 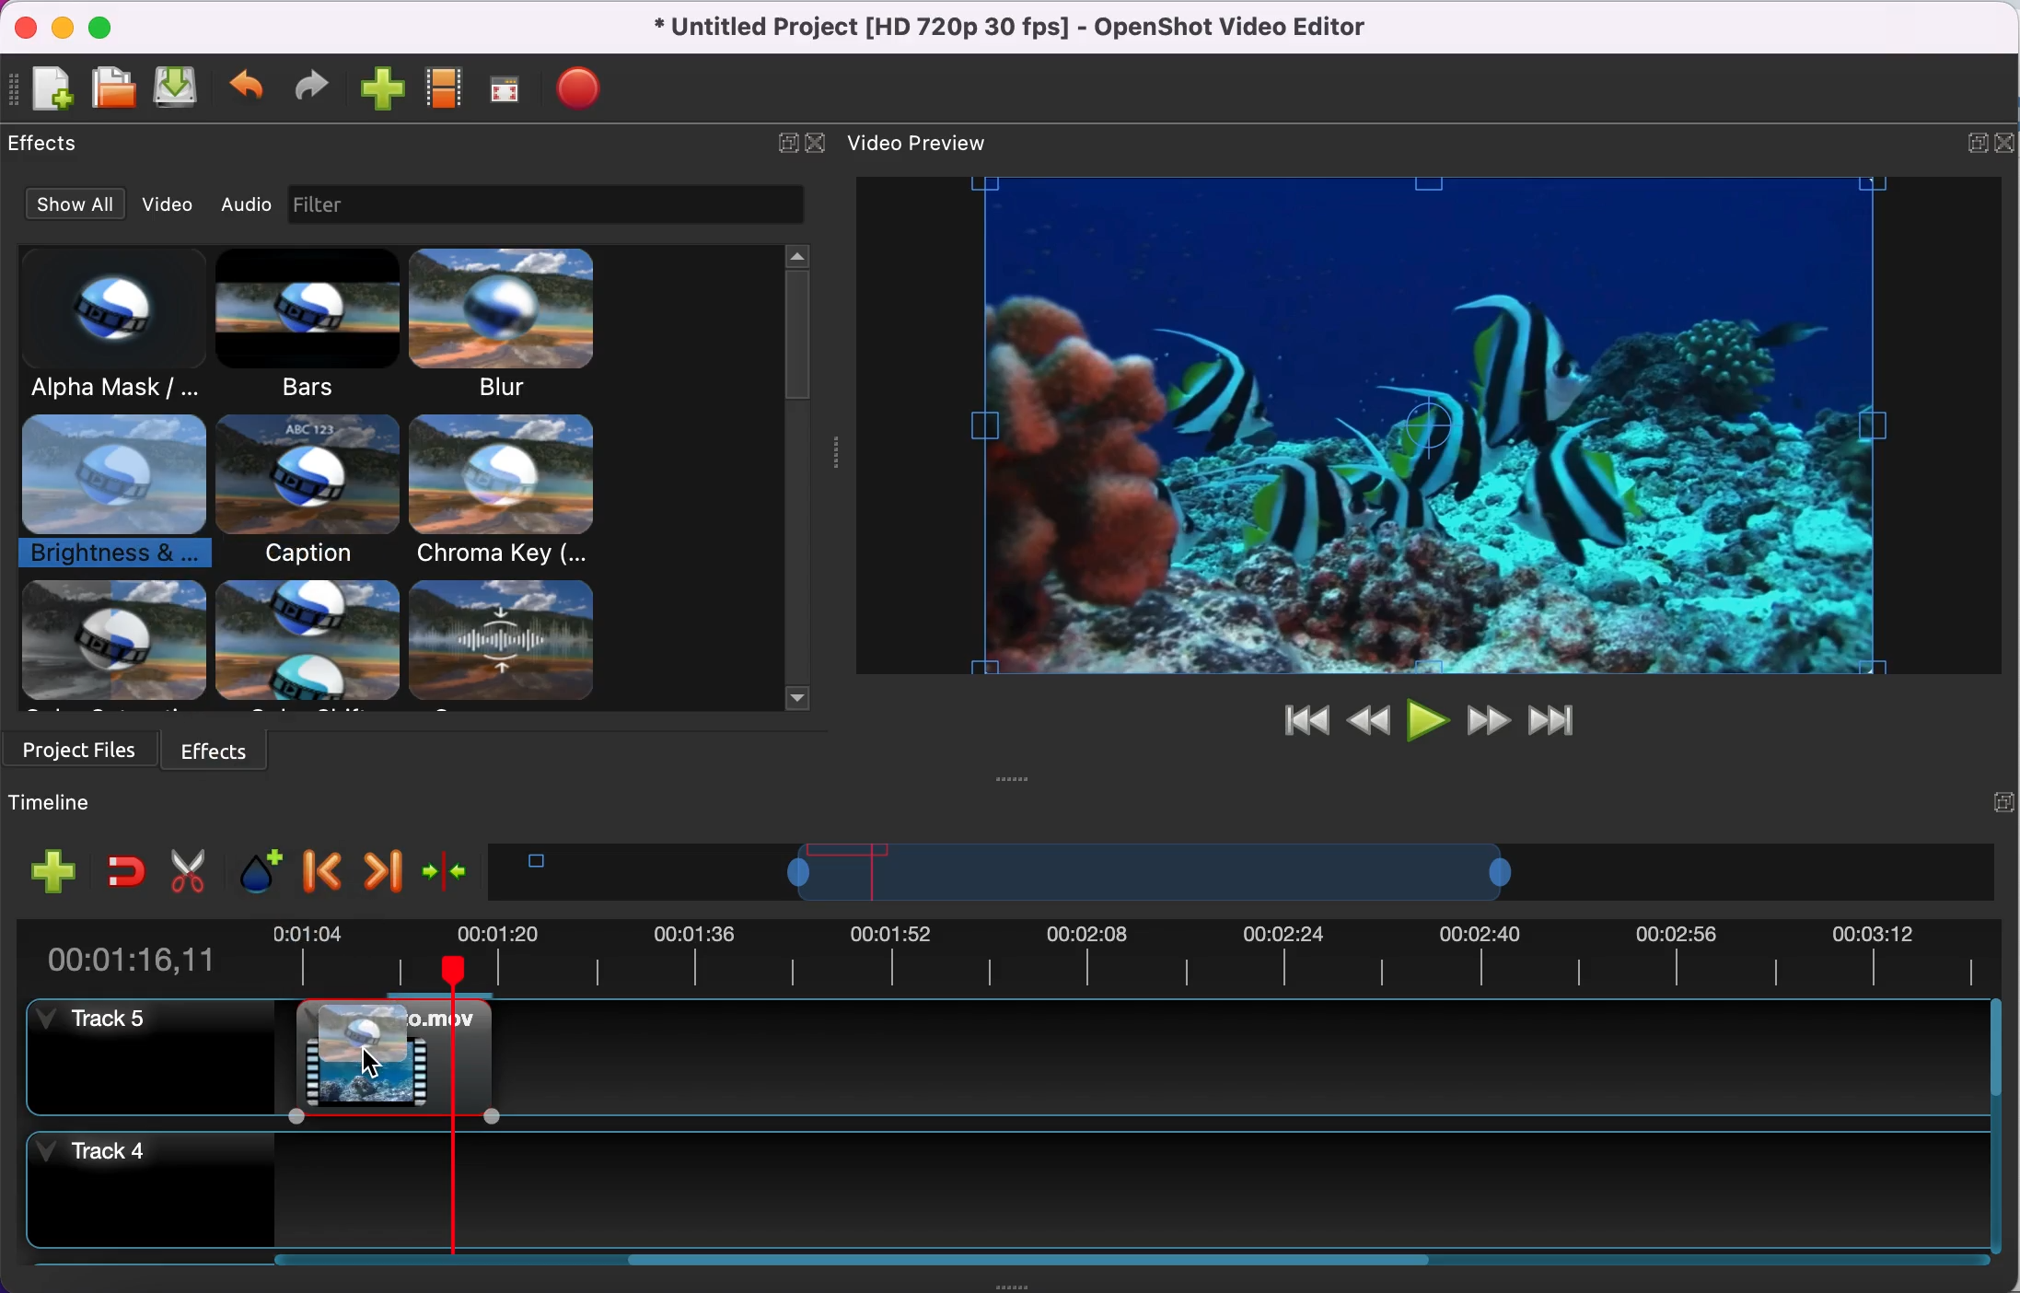 What do you see at coordinates (527, 325) in the screenshot?
I see `blur` at bounding box center [527, 325].